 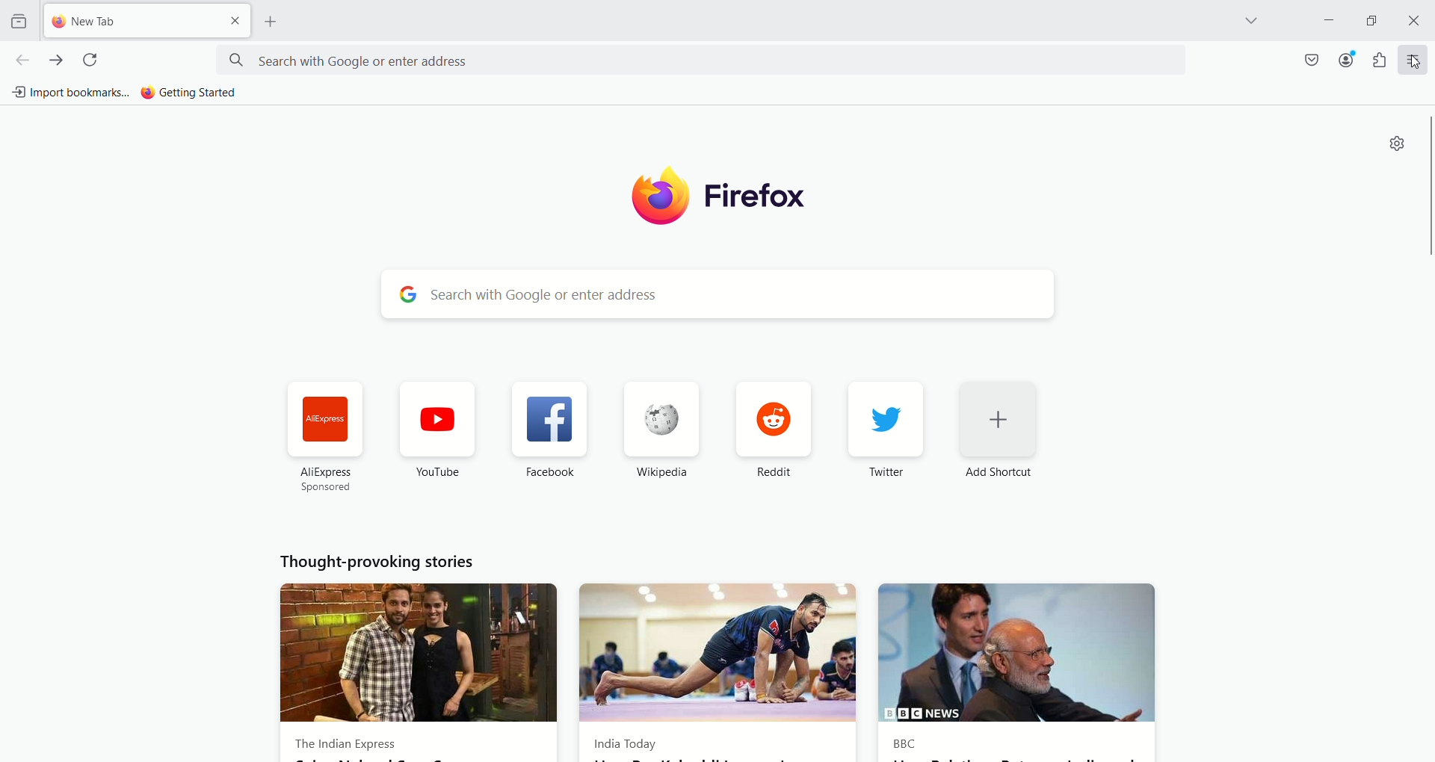 I want to click on maximize, so click(x=1371, y=22).